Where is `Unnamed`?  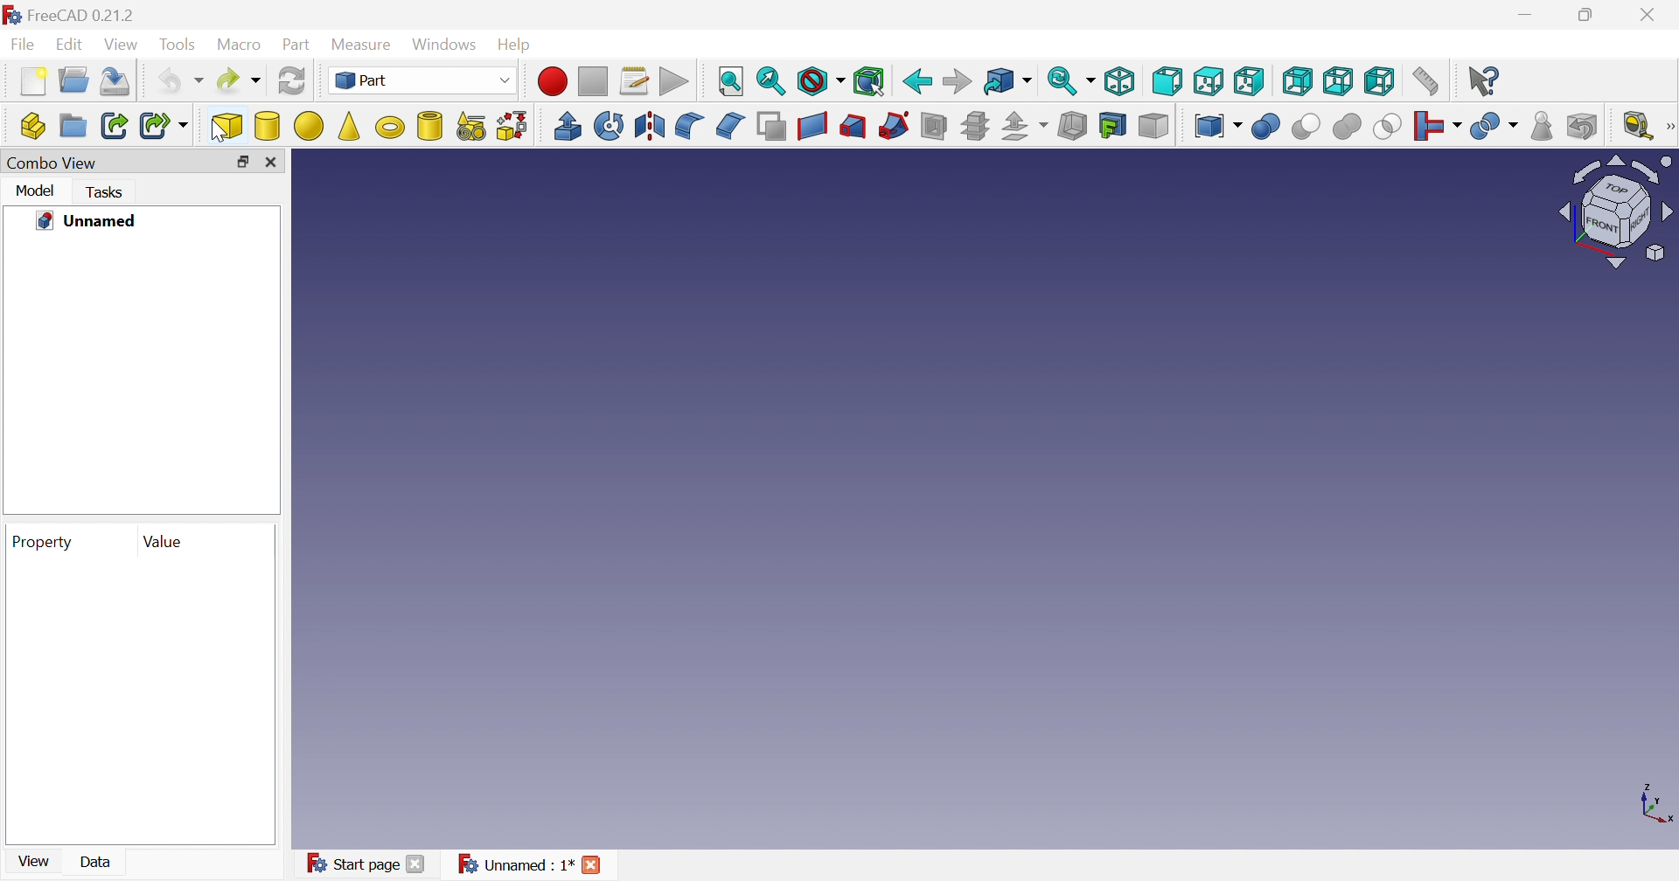
Unnamed is located at coordinates (87, 221).